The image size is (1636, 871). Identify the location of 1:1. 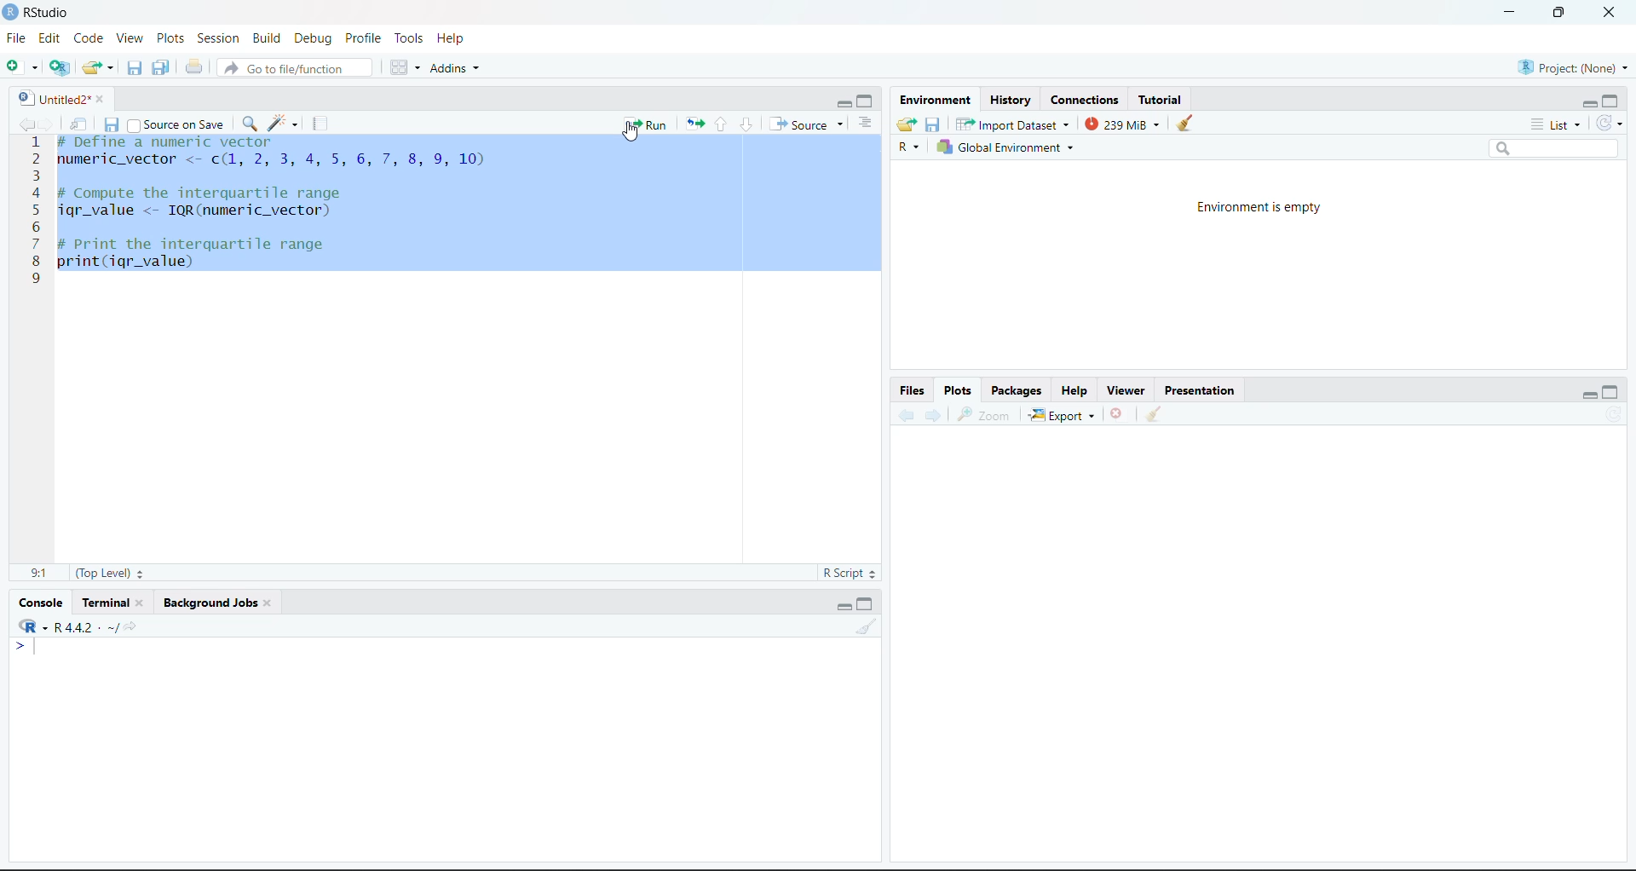
(39, 571).